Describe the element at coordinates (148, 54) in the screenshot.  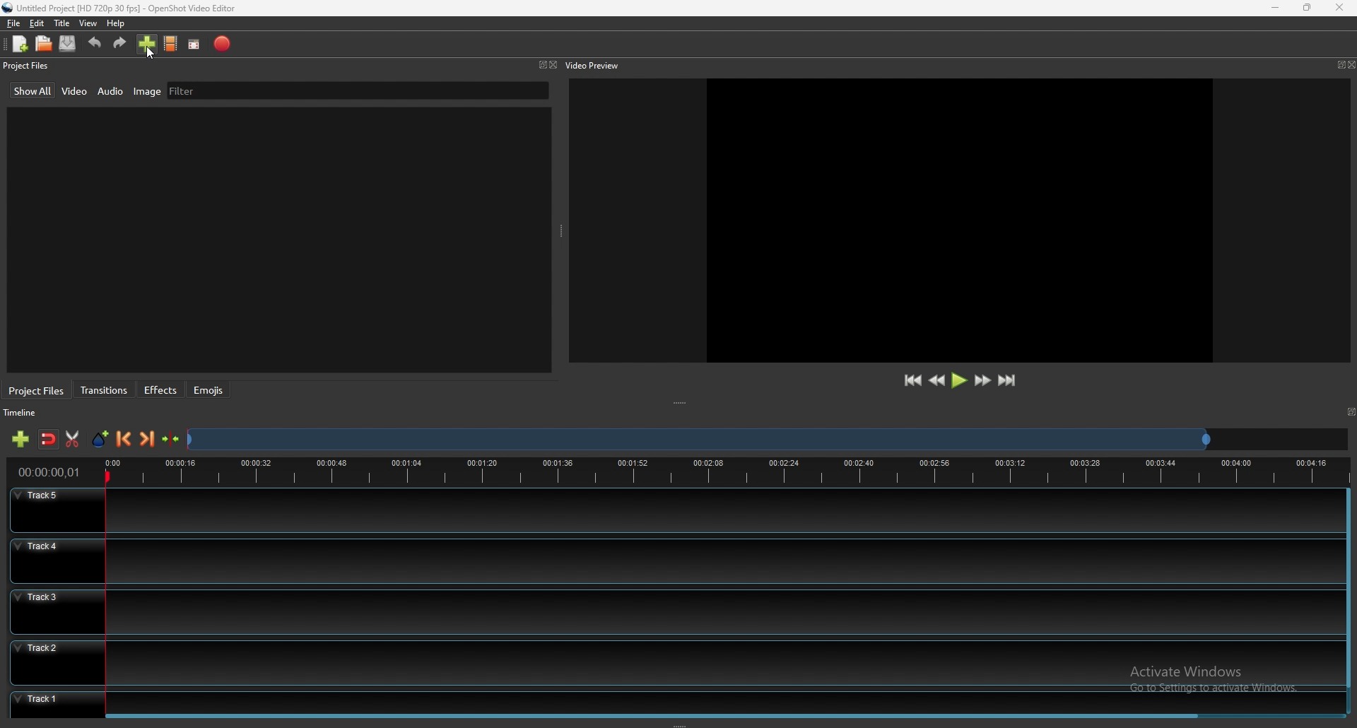
I see `cursor` at that location.